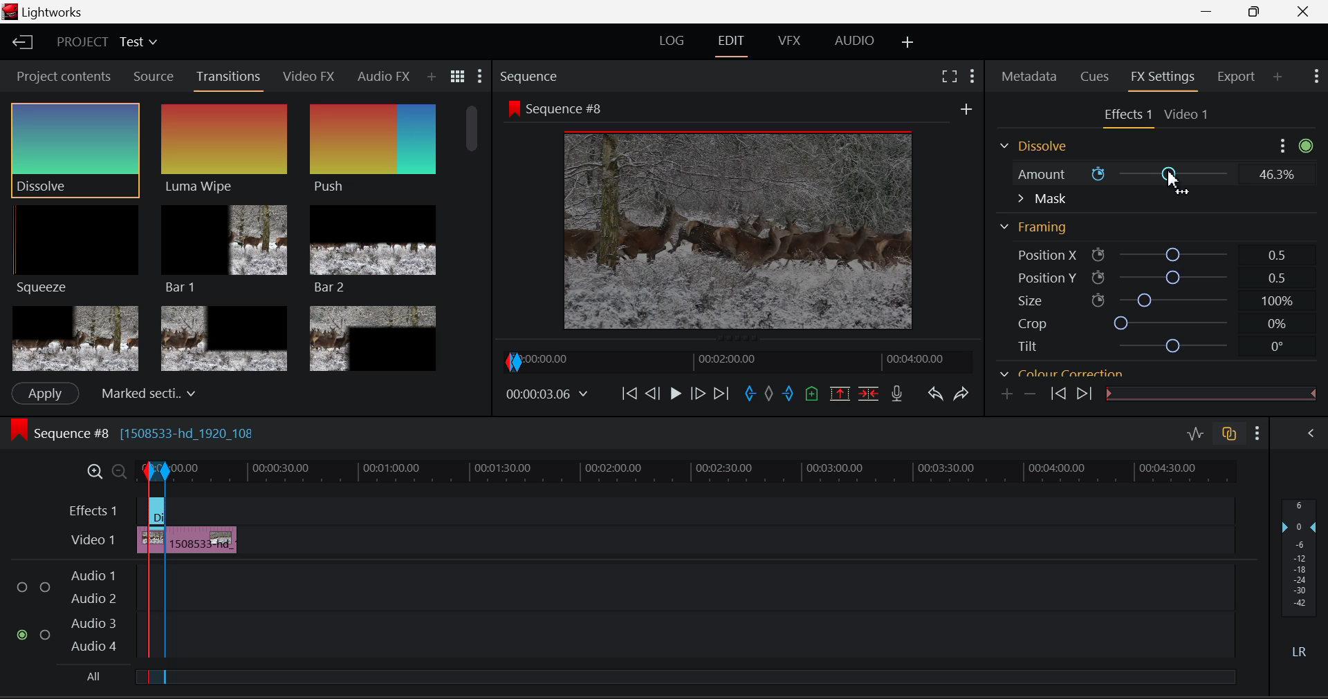 This screenshot has width=1328, height=699. What do you see at coordinates (1284, 145) in the screenshot?
I see `Settings` at bounding box center [1284, 145].